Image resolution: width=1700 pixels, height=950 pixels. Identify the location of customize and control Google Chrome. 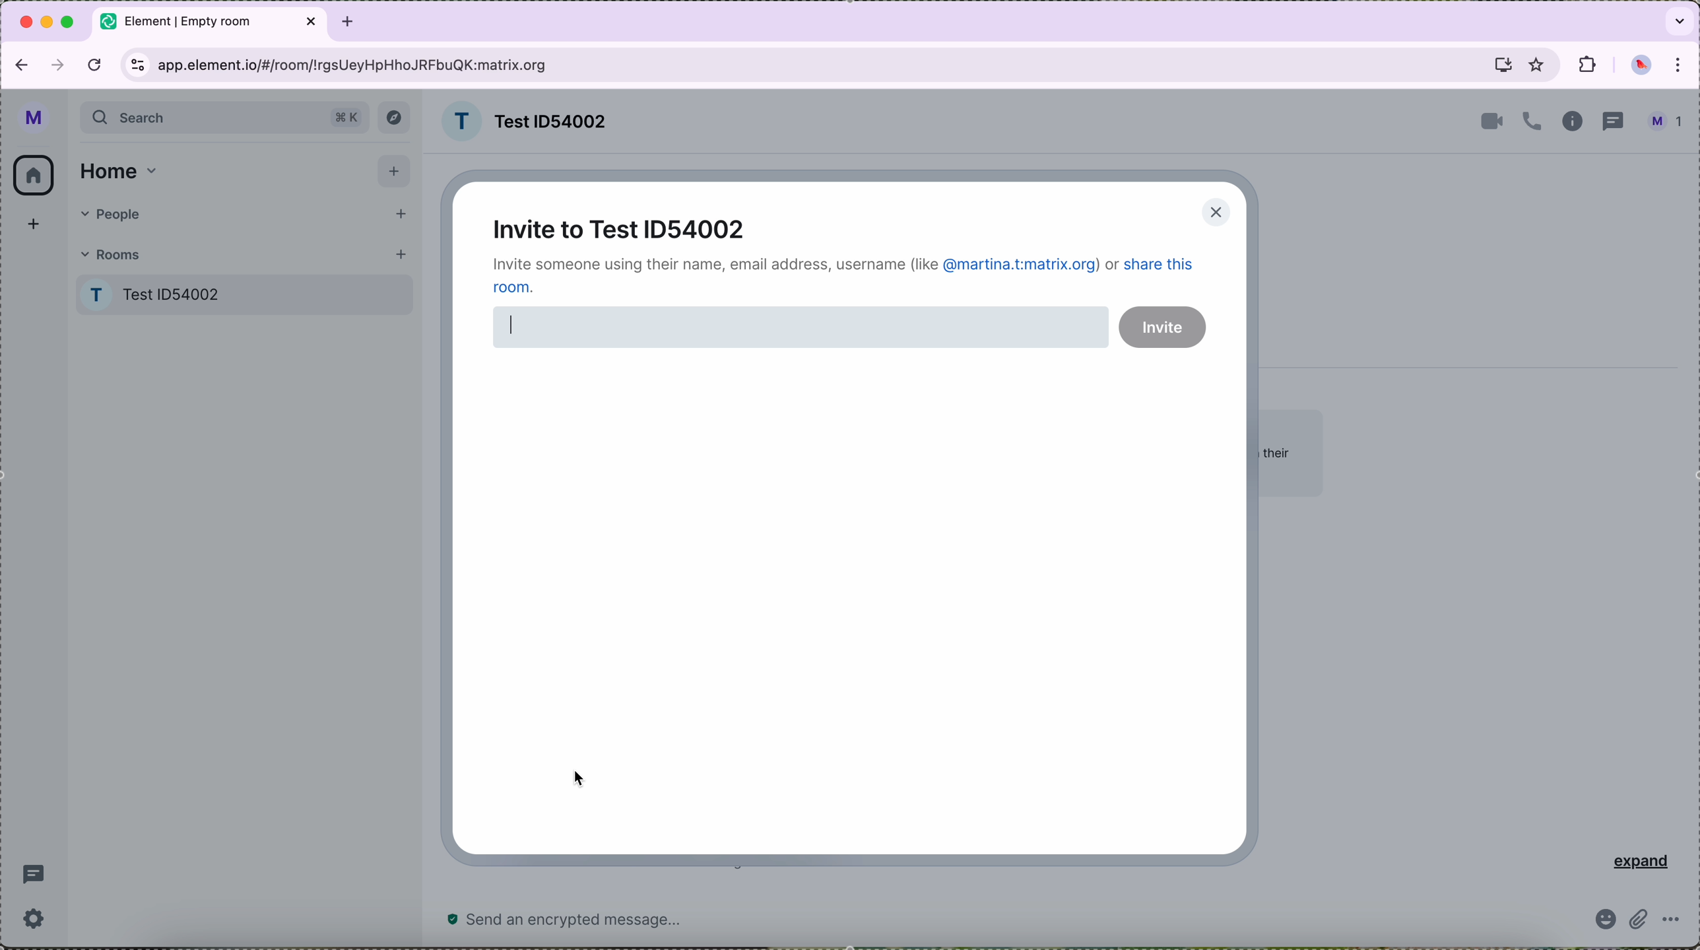
(1681, 66).